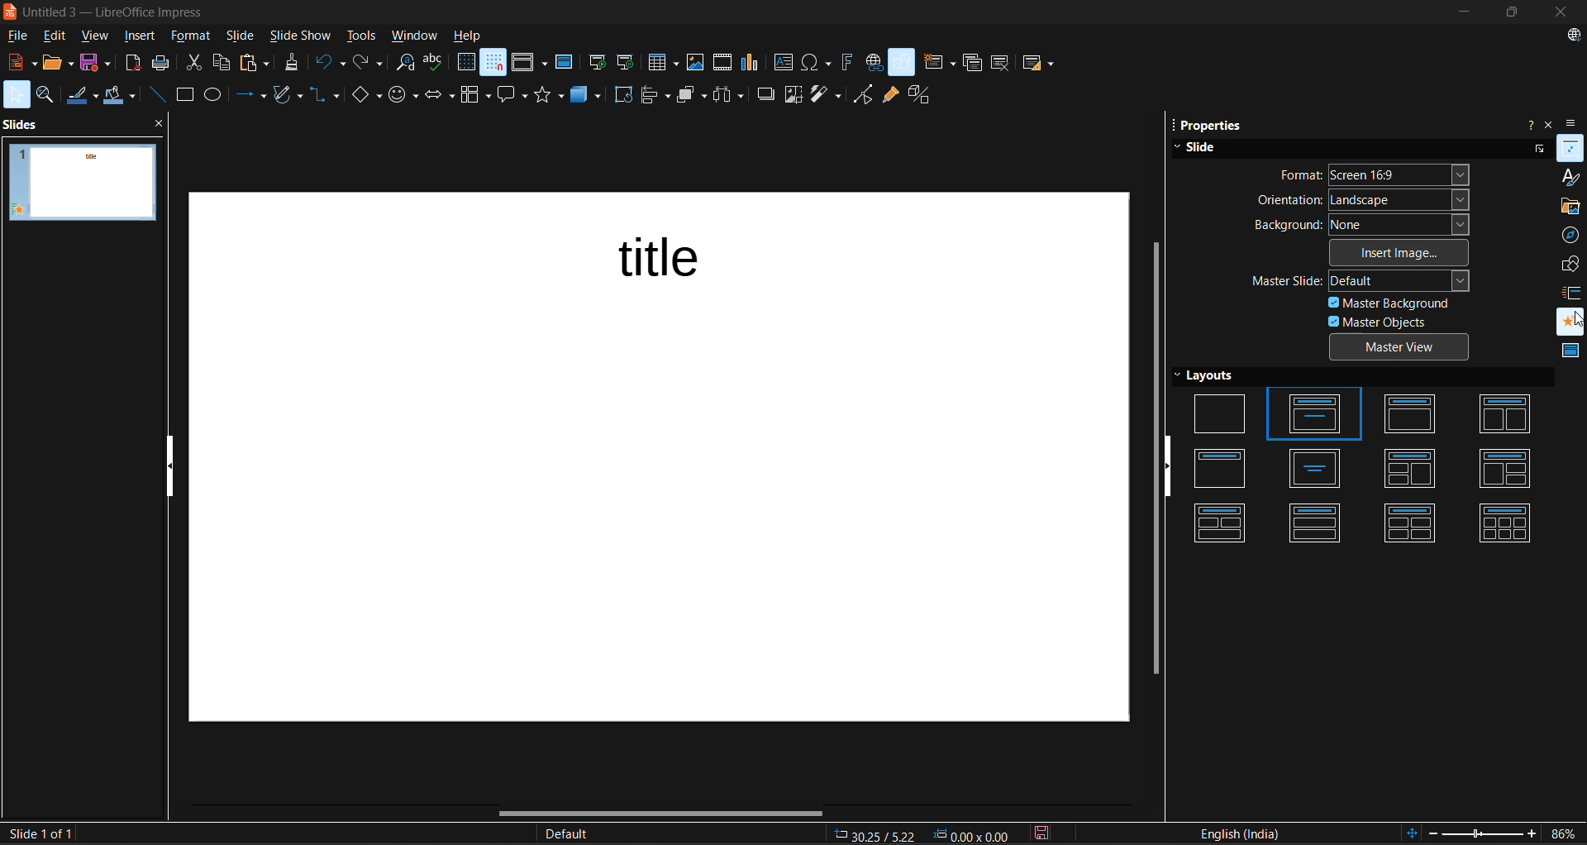 This screenshot has height=845, width=1587. I want to click on filter, so click(828, 95).